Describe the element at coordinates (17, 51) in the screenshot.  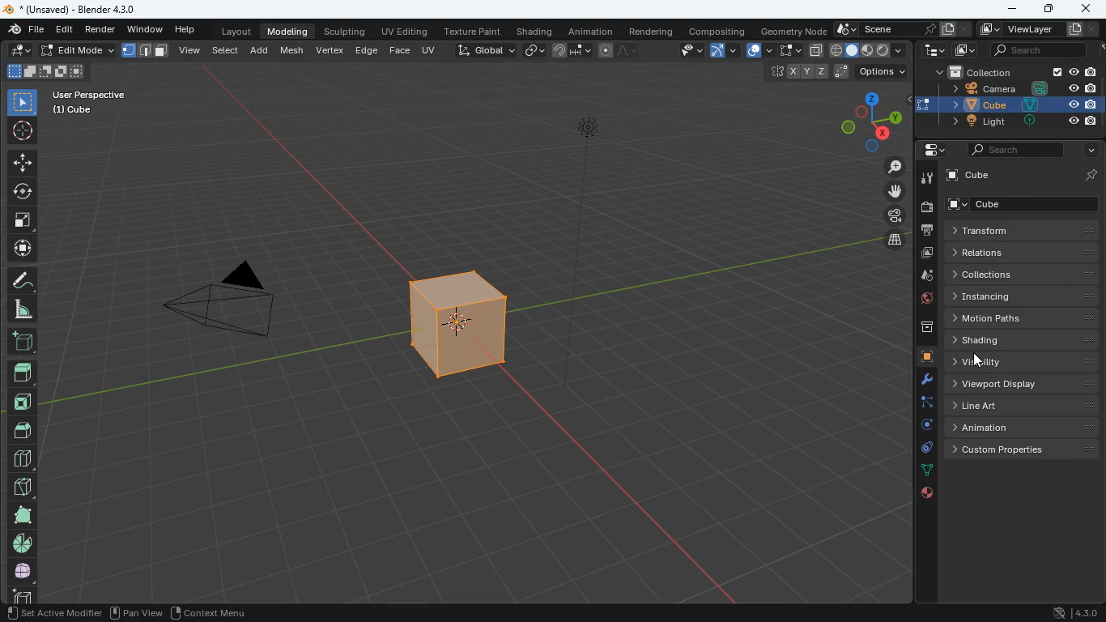
I see `edit` at that location.